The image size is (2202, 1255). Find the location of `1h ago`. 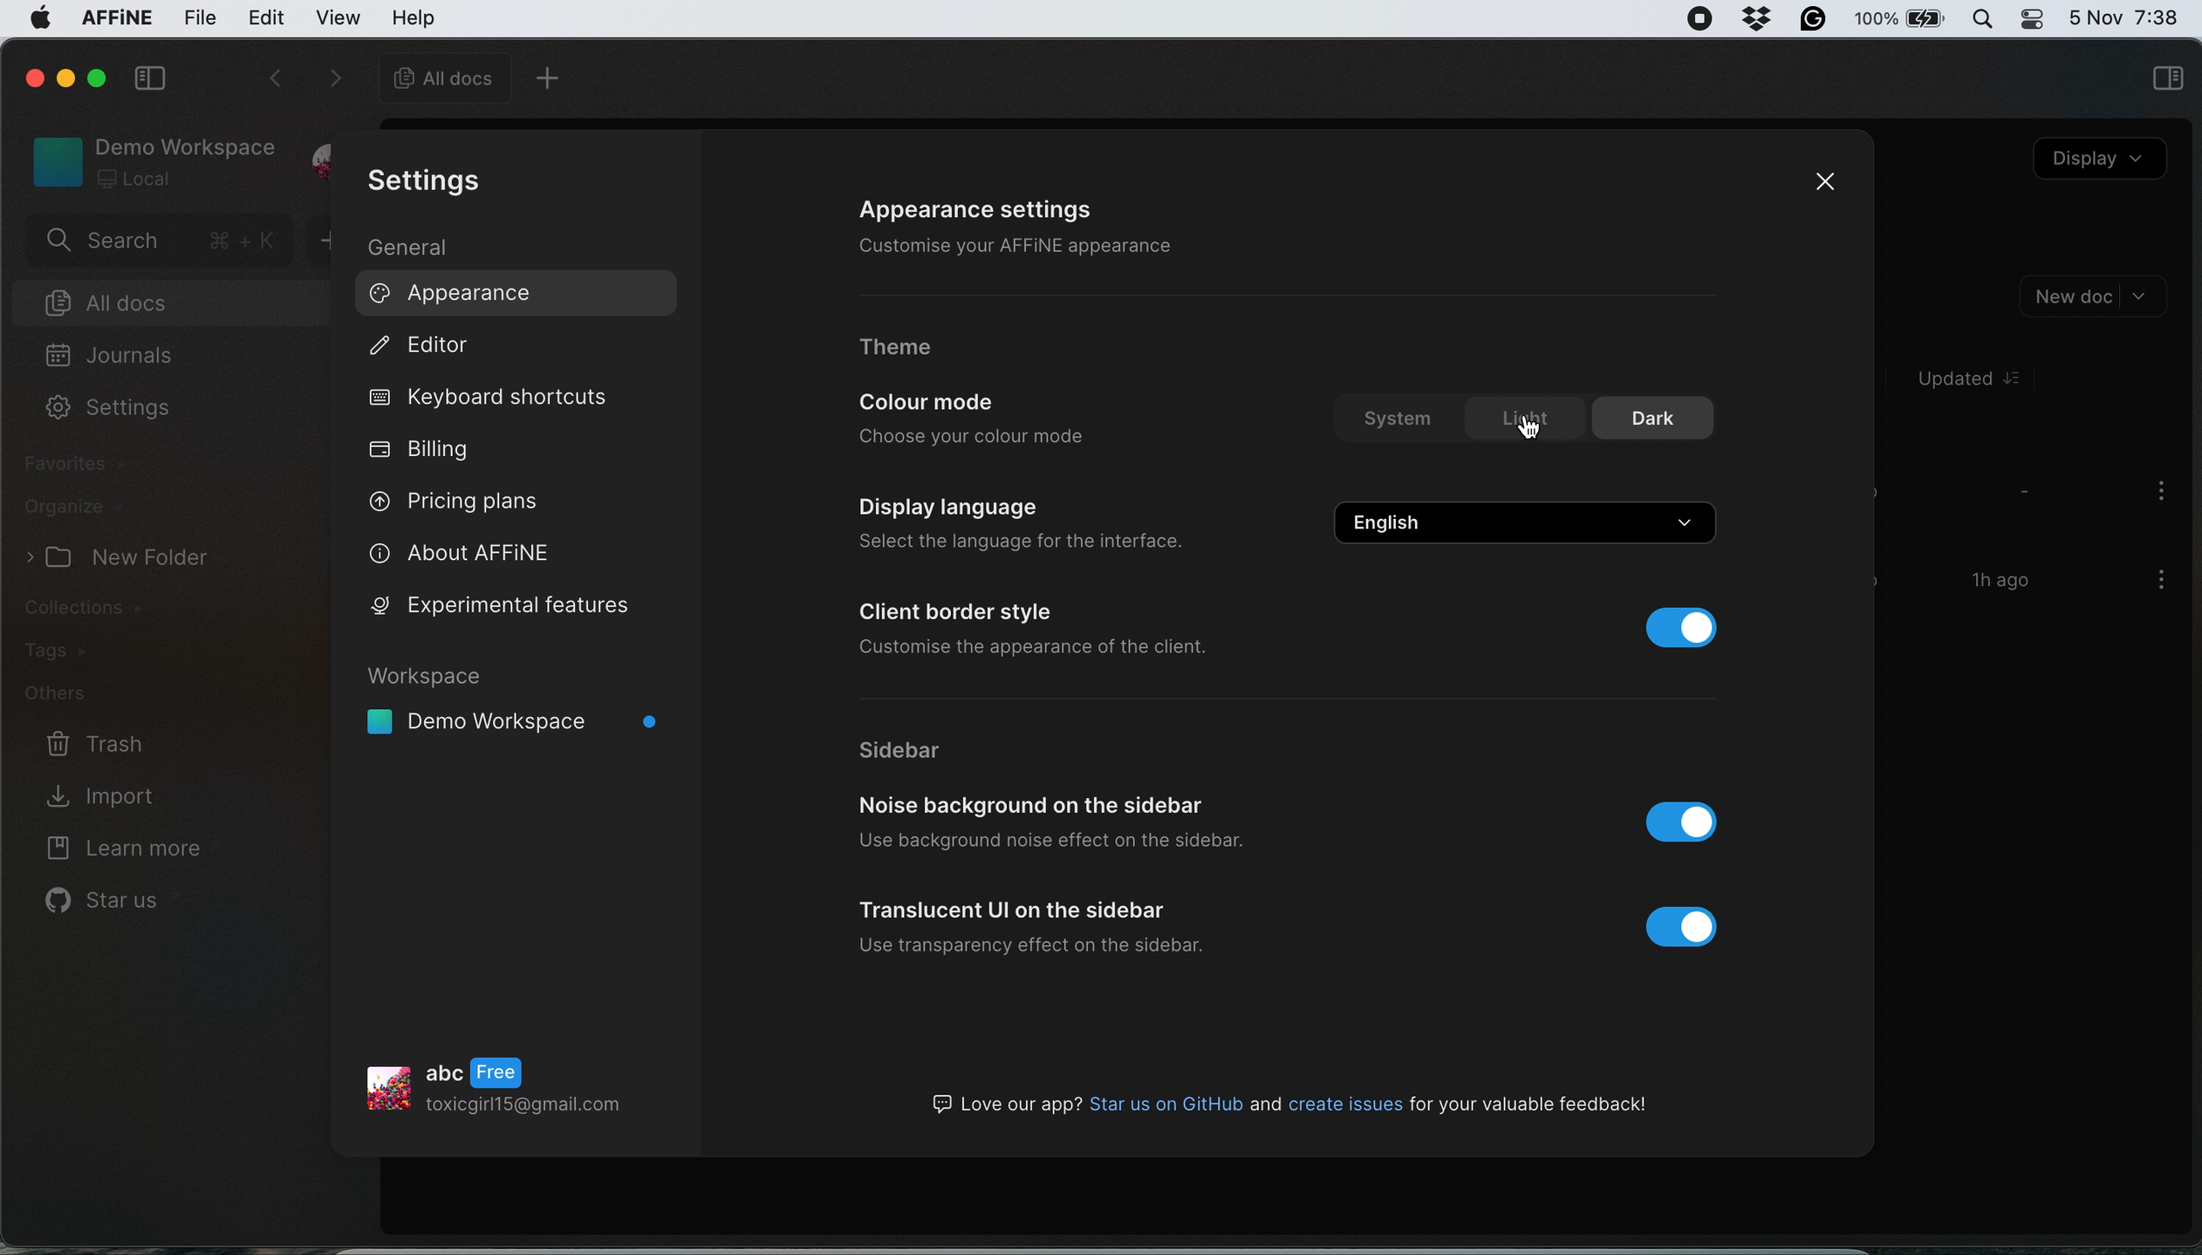

1h ago is located at coordinates (2007, 579).